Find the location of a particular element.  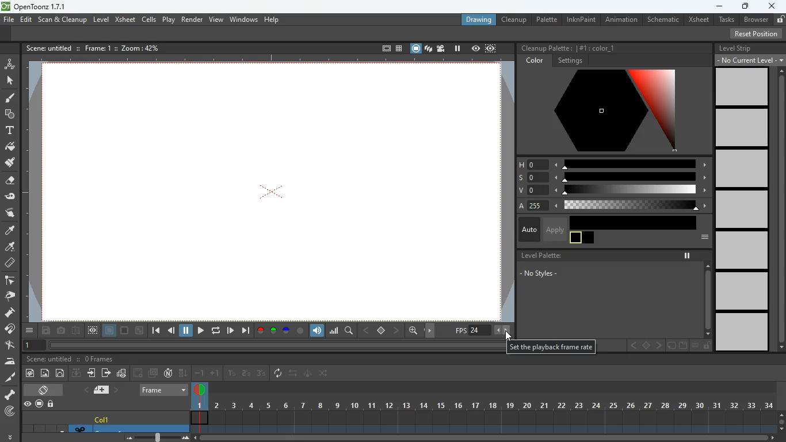

forward is located at coordinates (137, 373).